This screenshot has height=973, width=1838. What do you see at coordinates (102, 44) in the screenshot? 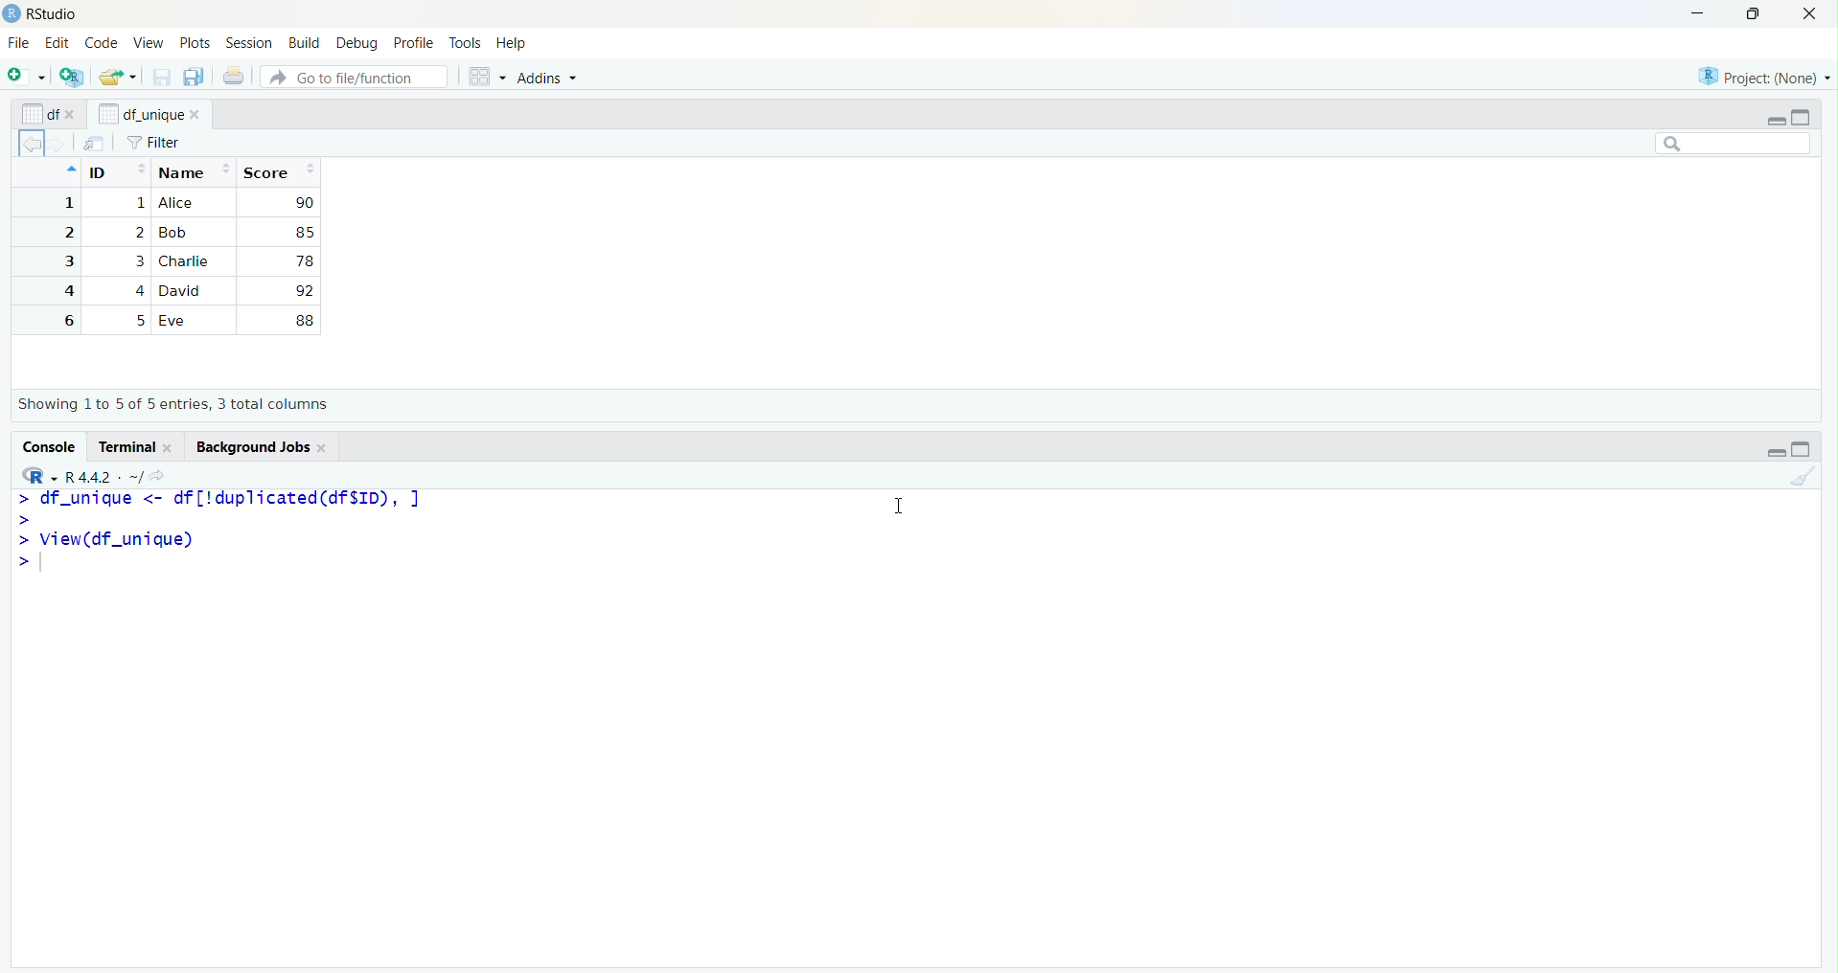
I see `Code` at bounding box center [102, 44].